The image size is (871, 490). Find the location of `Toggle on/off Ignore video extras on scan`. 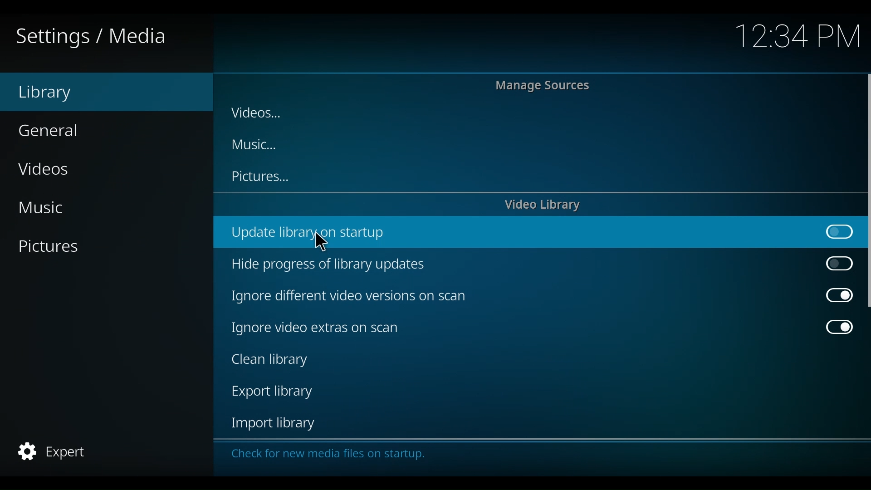

Toggle on/off Ignore video extras on scan is located at coordinates (837, 328).